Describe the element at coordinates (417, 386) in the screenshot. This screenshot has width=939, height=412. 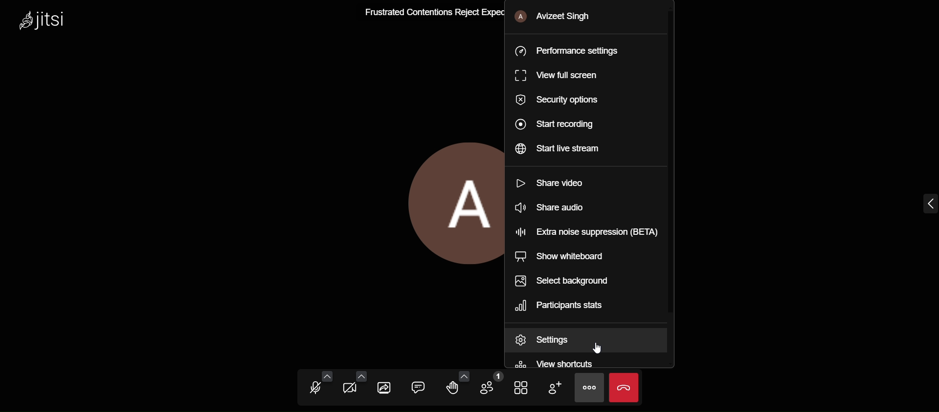
I see `open chat` at that location.